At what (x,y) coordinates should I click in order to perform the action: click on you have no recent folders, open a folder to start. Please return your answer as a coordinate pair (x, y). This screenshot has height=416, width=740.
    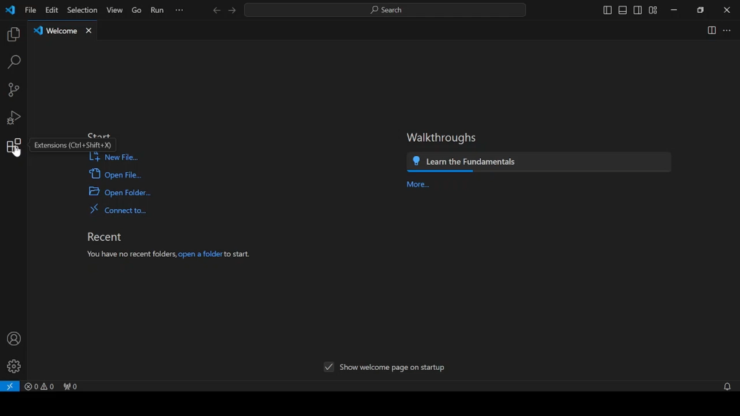
    Looking at the image, I should click on (167, 255).